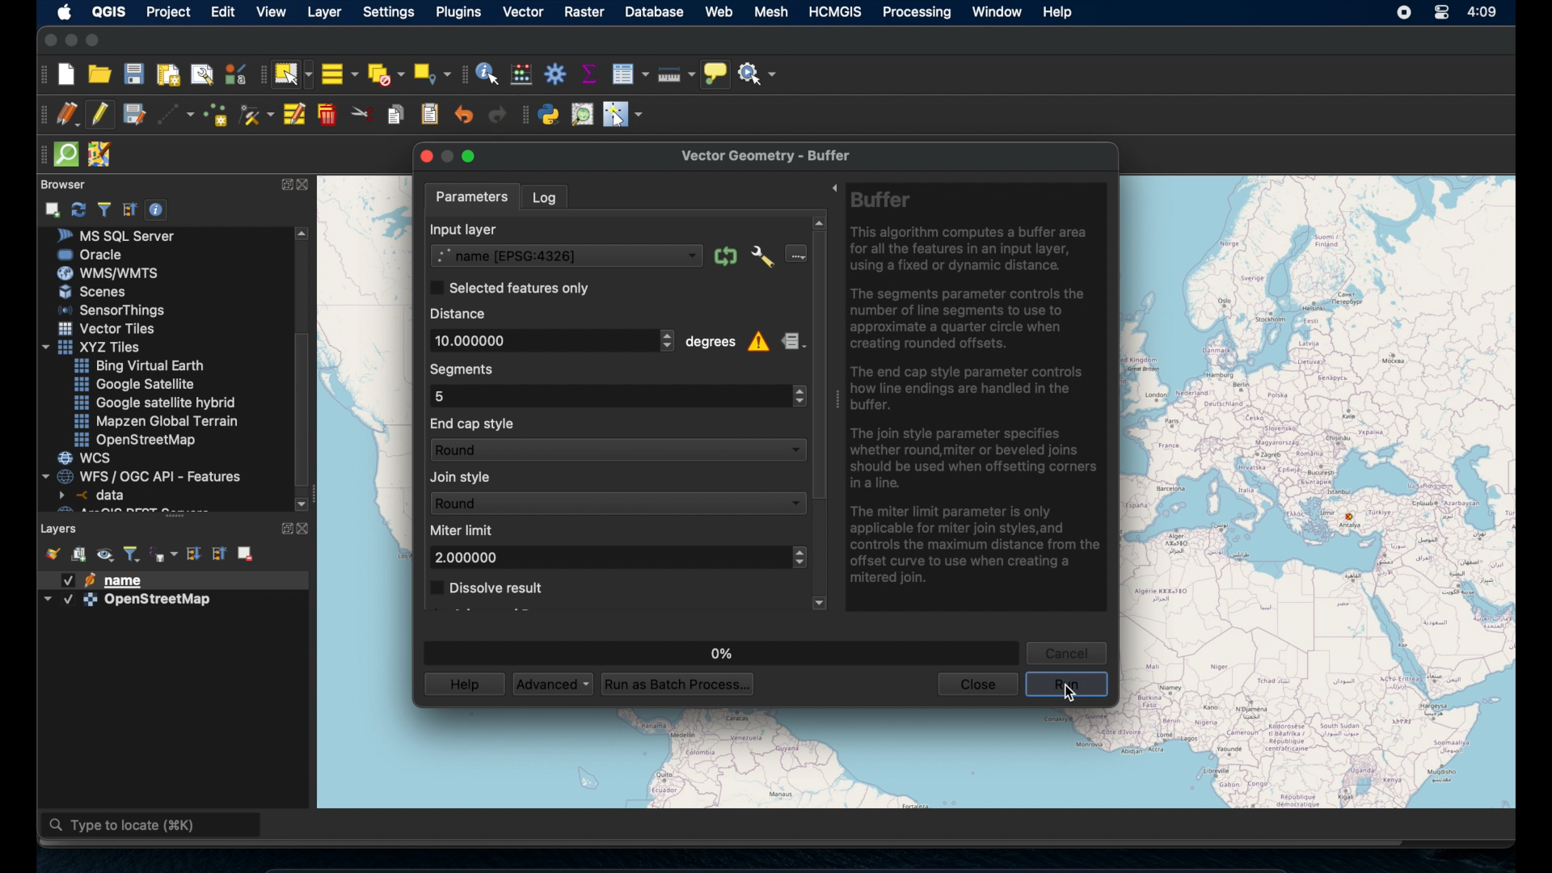  What do you see at coordinates (306, 409) in the screenshot?
I see `scroll box` at bounding box center [306, 409].